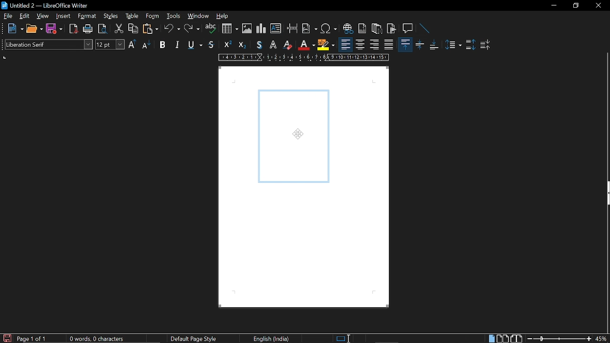 The width and height of the screenshot is (610, 343). I want to click on insert text, so click(275, 29).